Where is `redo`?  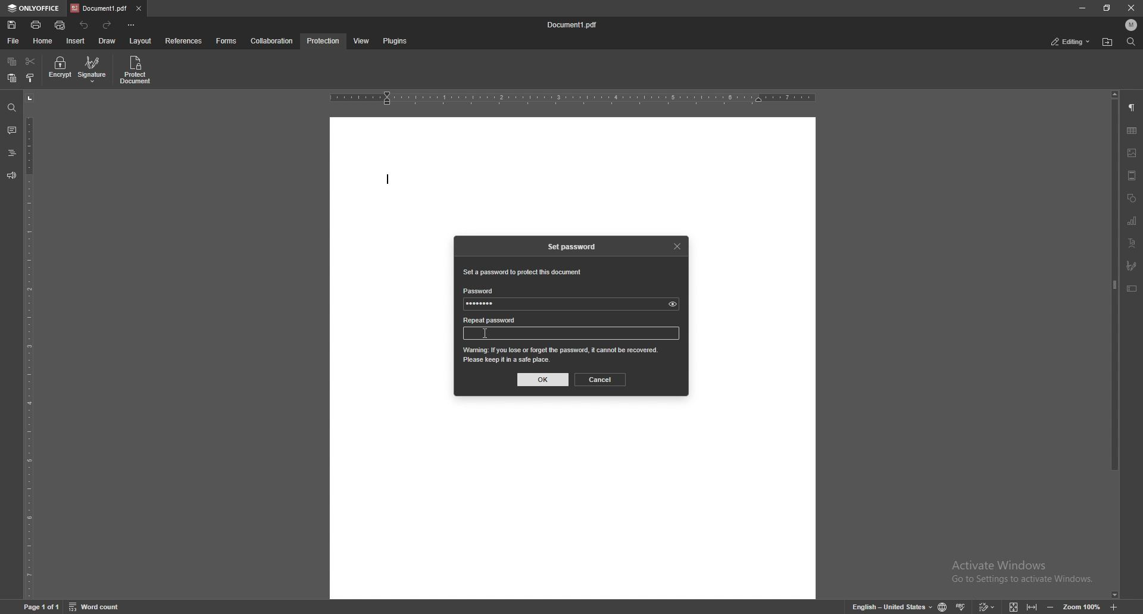 redo is located at coordinates (109, 26).